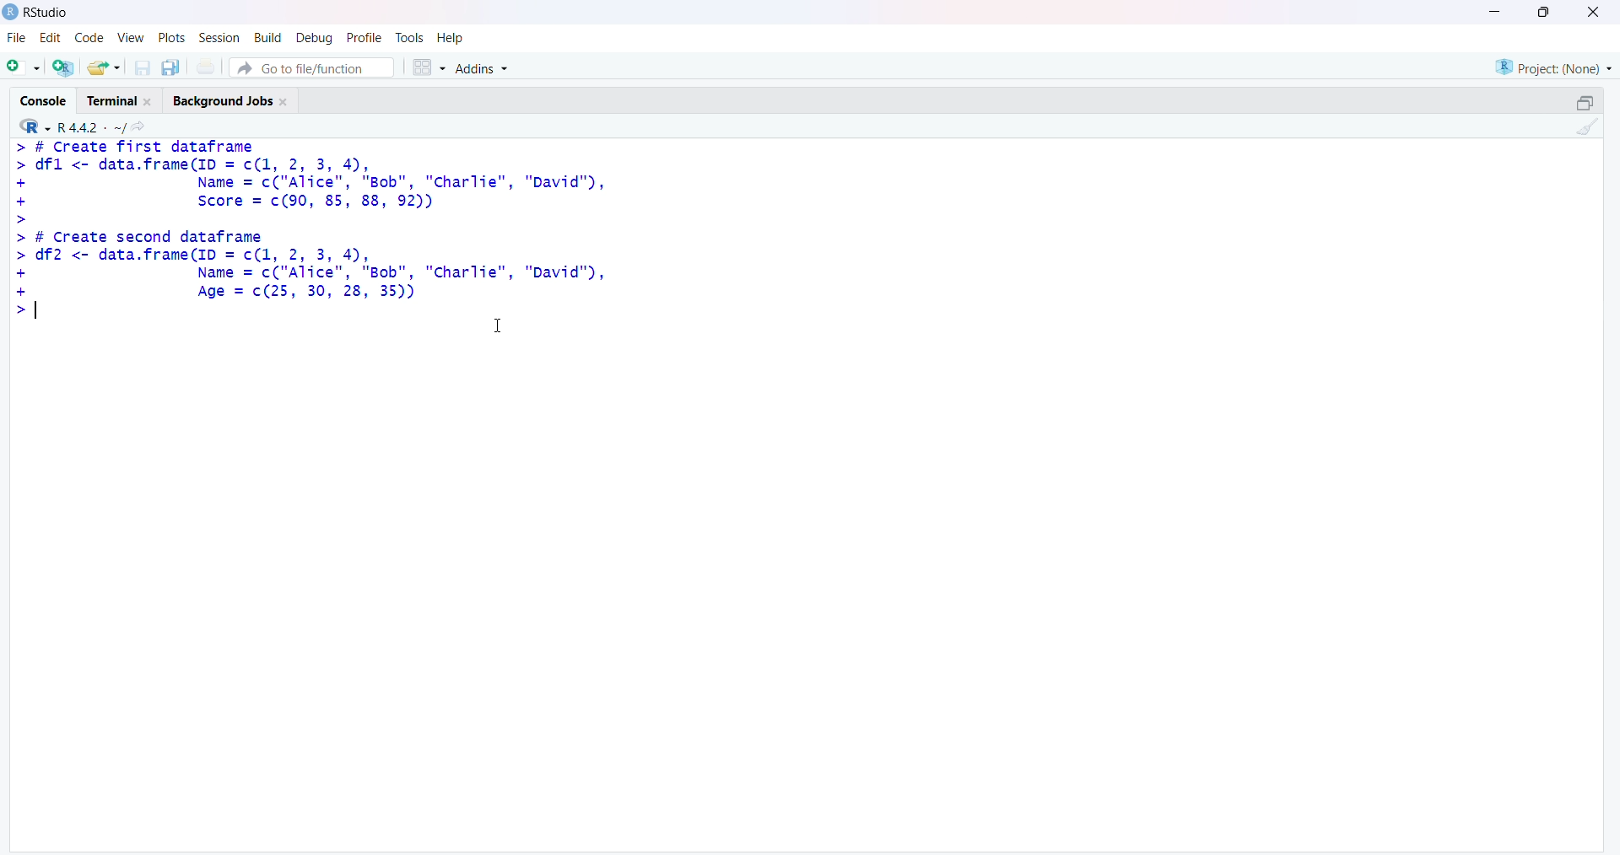 The height and width of the screenshot is (855, 1620). Describe the element at coordinates (1589, 126) in the screenshot. I see `clean` at that location.